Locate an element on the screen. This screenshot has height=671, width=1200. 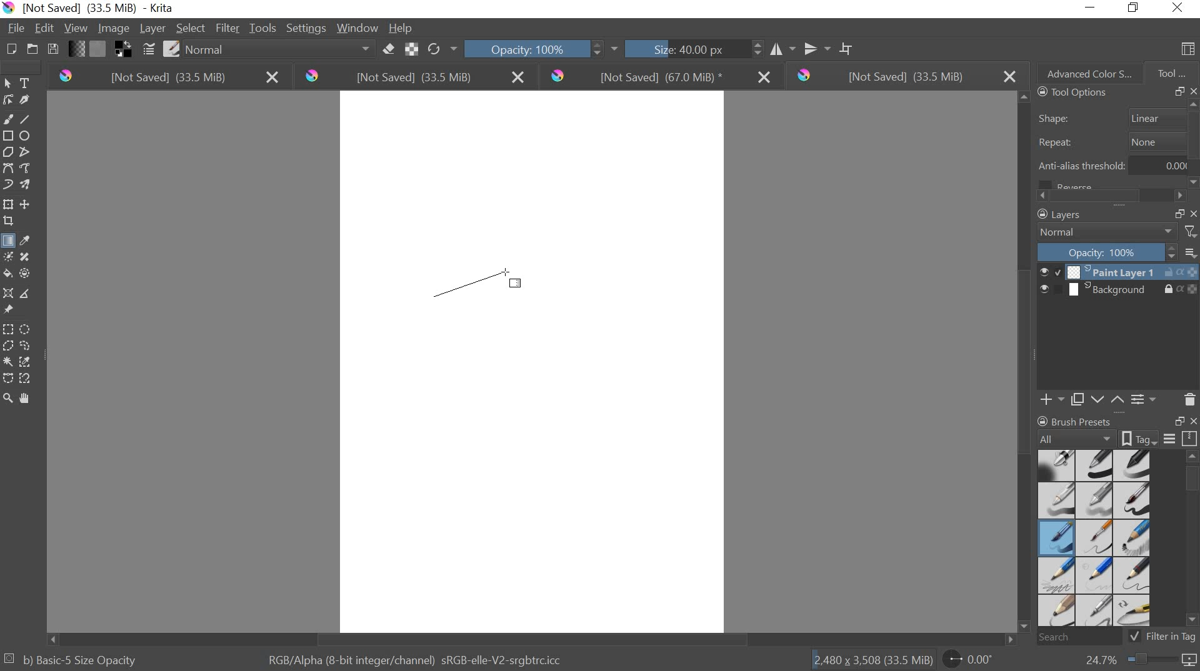
THUMBNAIL SIZE is located at coordinates (1192, 252).